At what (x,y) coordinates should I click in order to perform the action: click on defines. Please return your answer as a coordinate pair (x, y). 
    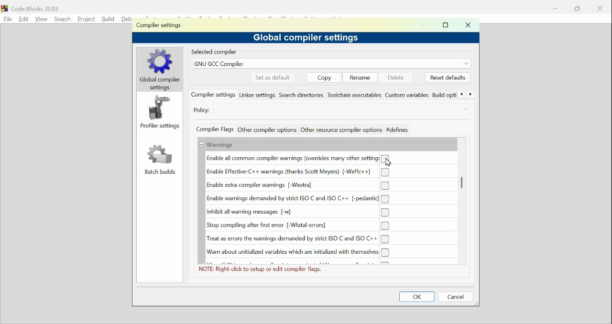
    Looking at the image, I should click on (397, 130).